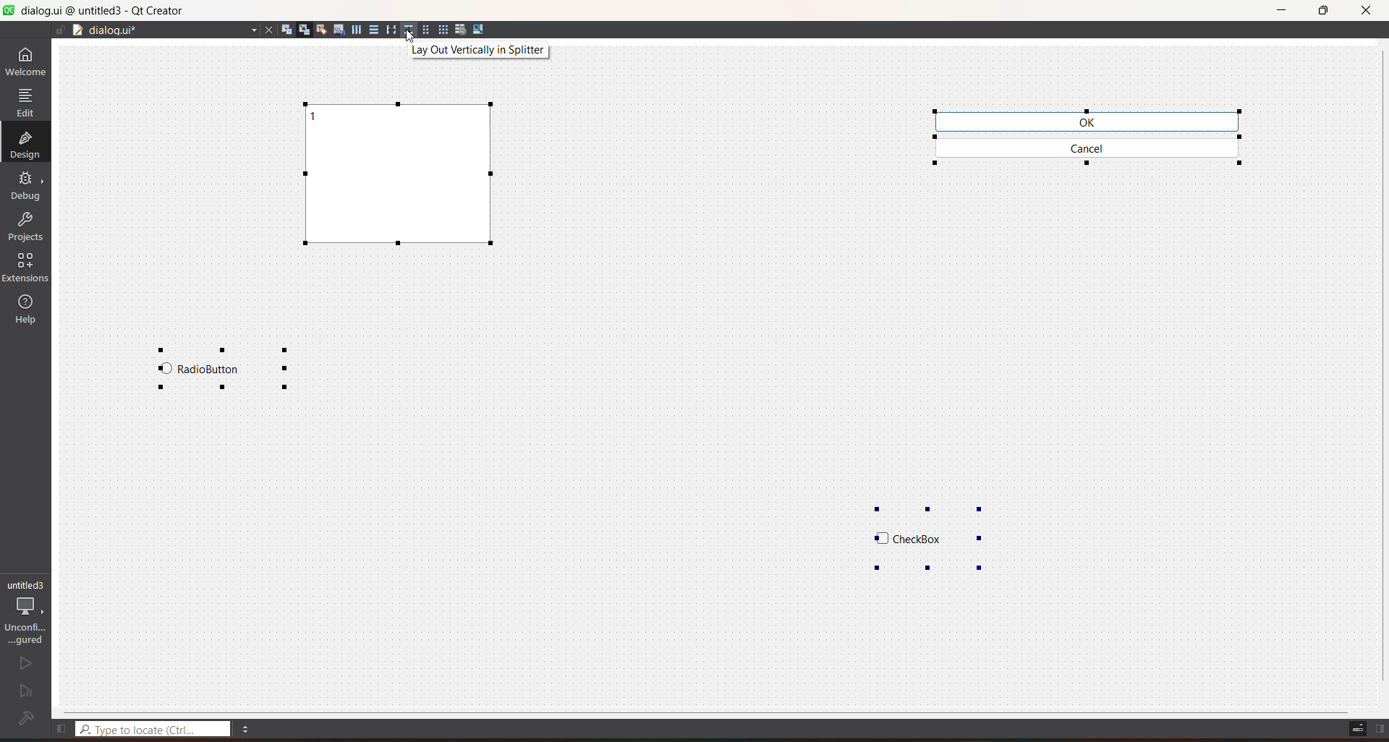 The image size is (1389, 742). Describe the element at coordinates (321, 31) in the screenshot. I see `edit buddies` at that location.